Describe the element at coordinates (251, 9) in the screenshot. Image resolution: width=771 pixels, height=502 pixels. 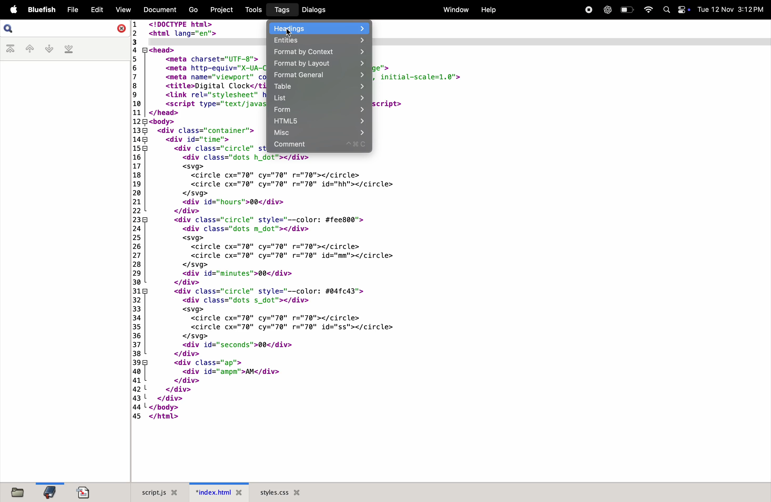
I see `tools` at that location.